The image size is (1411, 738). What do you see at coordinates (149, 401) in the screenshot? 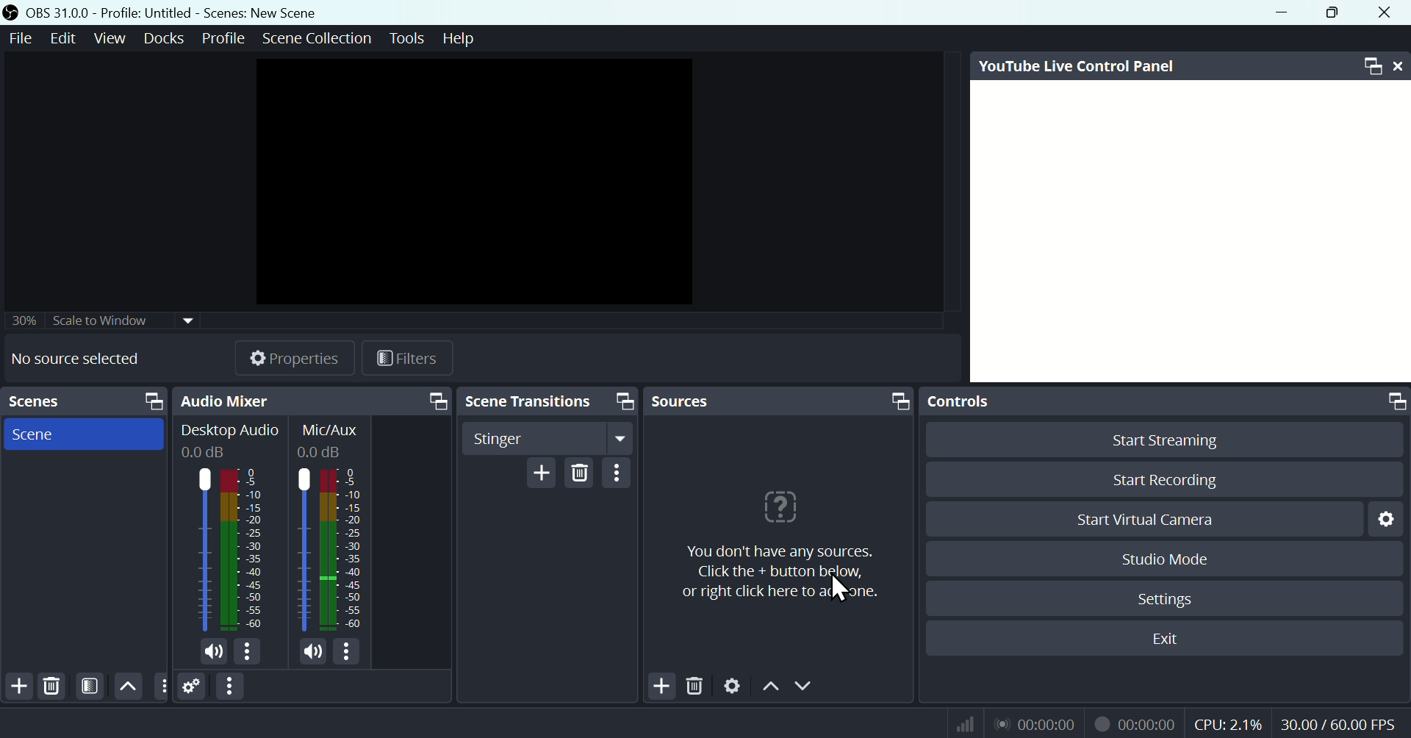
I see `screen resize` at bounding box center [149, 401].